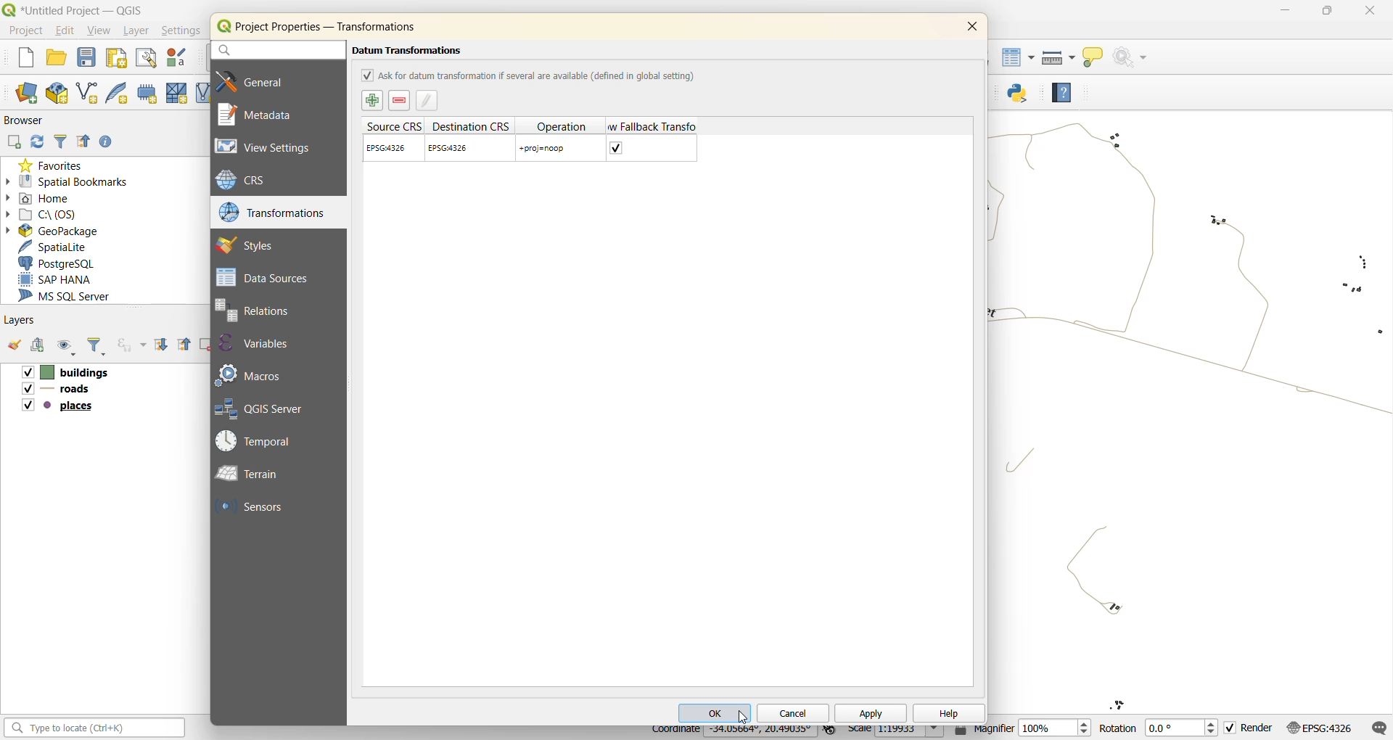 The image size is (1393, 740). What do you see at coordinates (57, 390) in the screenshot?
I see `roads` at bounding box center [57, 390].